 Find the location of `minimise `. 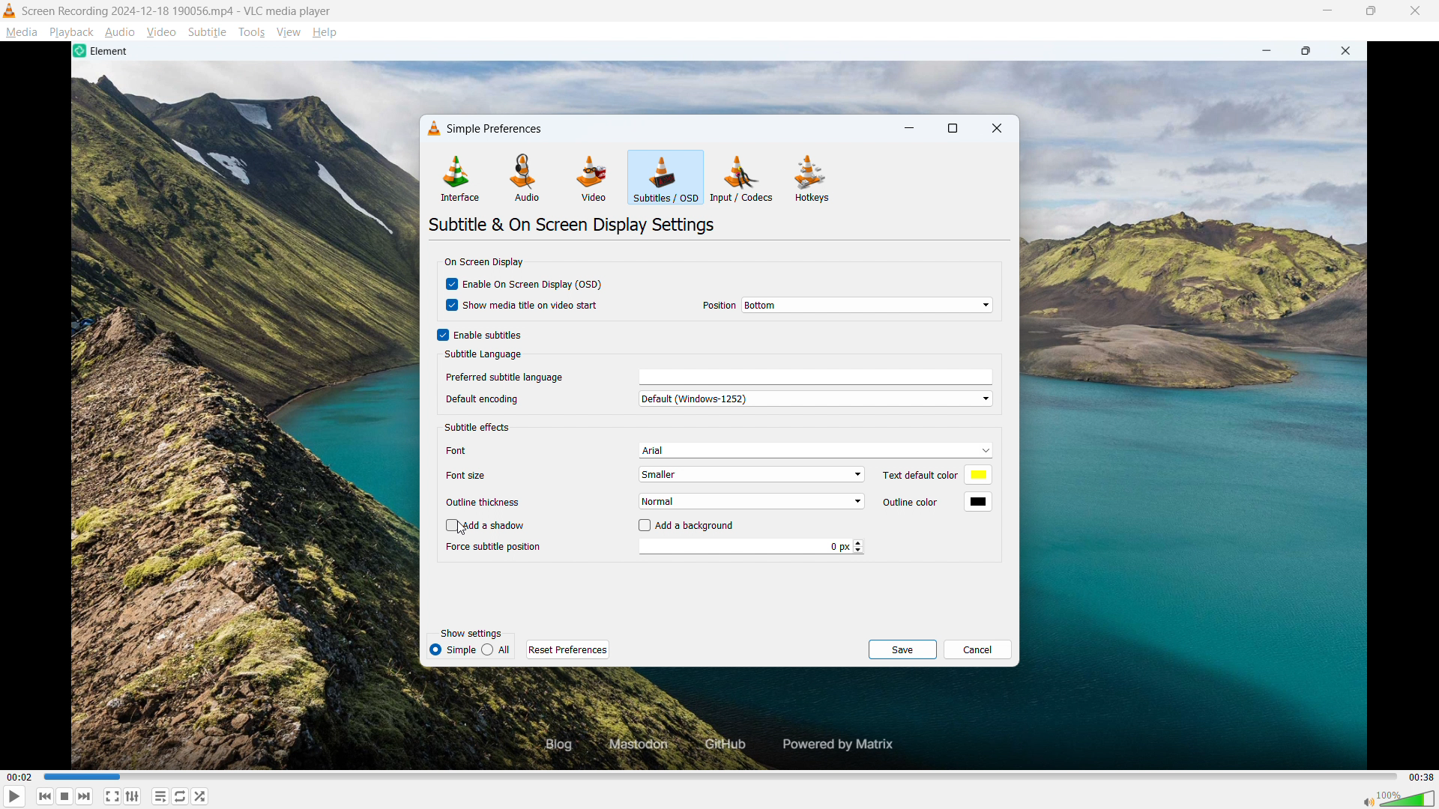

minimise  is located at coordinates (1328, 11).